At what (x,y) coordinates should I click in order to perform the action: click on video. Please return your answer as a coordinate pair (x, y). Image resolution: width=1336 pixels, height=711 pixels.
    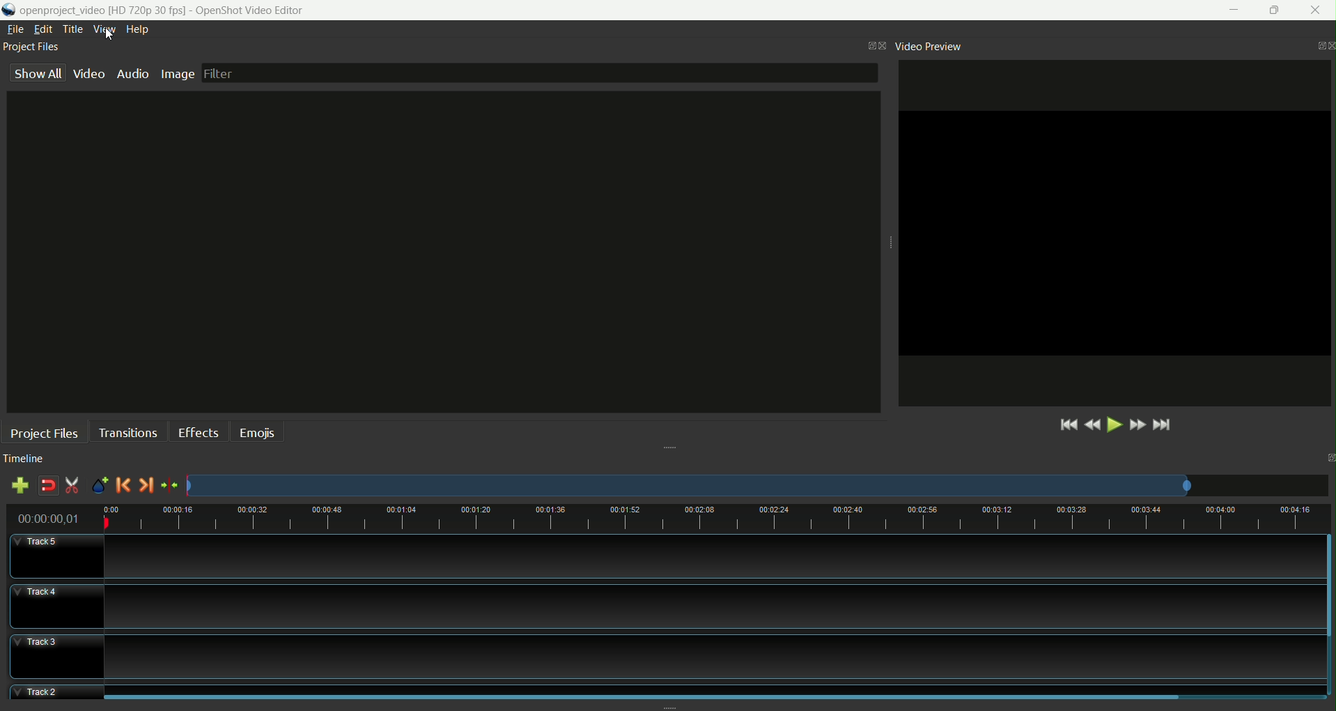
    Looking at the image, I should click on (91, 74).